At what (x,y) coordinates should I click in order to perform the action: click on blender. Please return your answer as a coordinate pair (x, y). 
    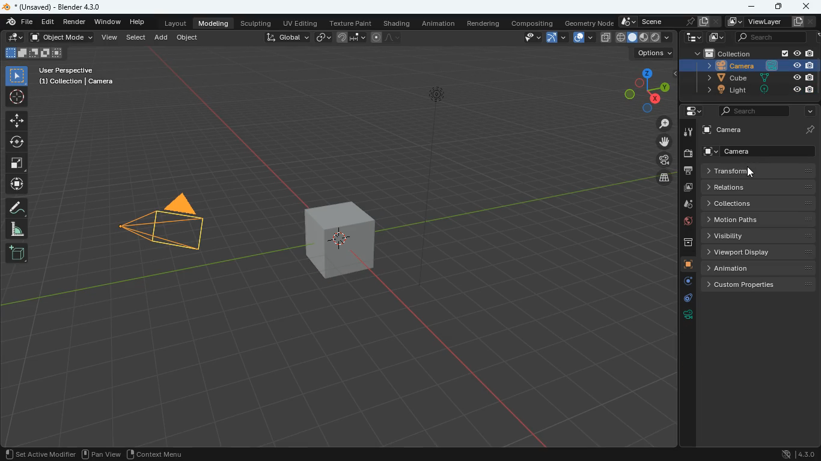
    Looking at the image, I should click on (58, 8).